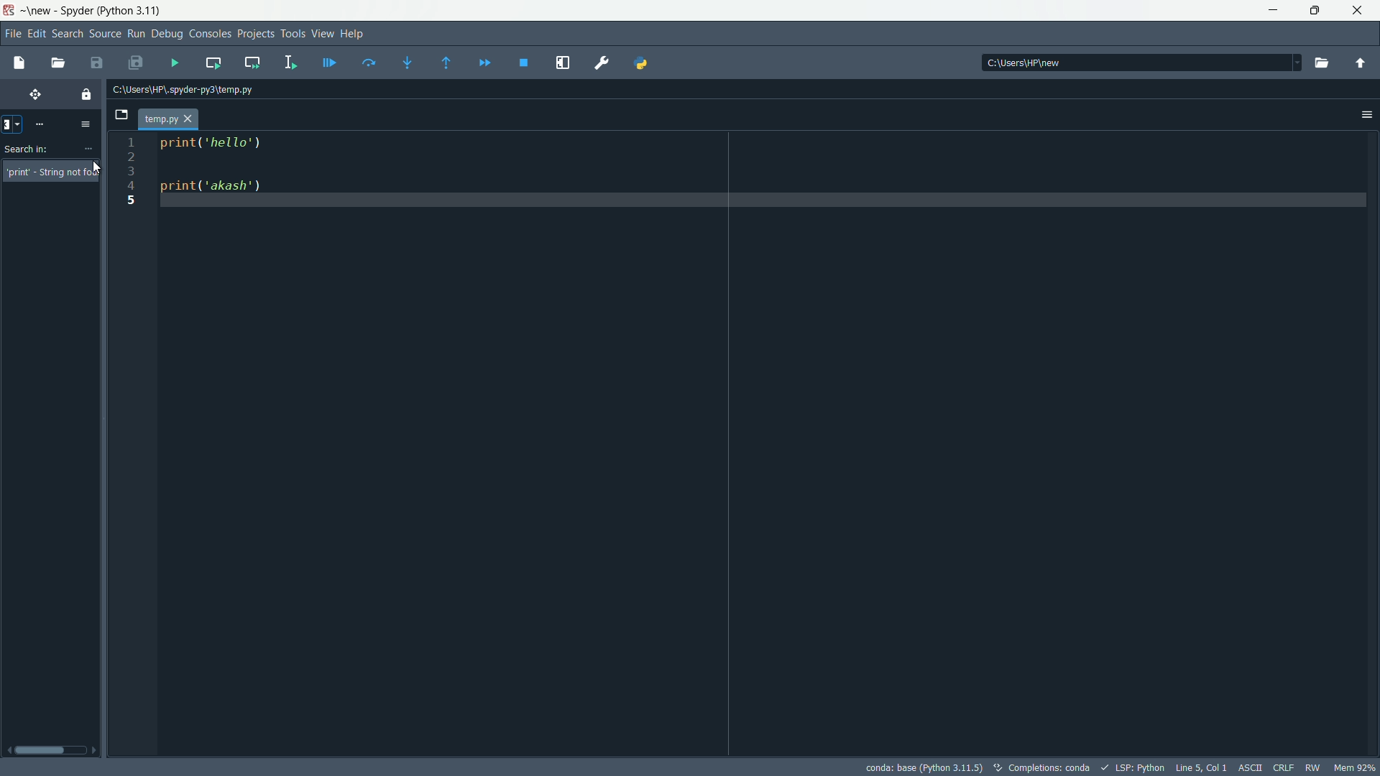 The height and width of the screenshot is (776, 1380). Describe the element at coordinates (135, 64) in the screenshot. I see `save all files` at that location.